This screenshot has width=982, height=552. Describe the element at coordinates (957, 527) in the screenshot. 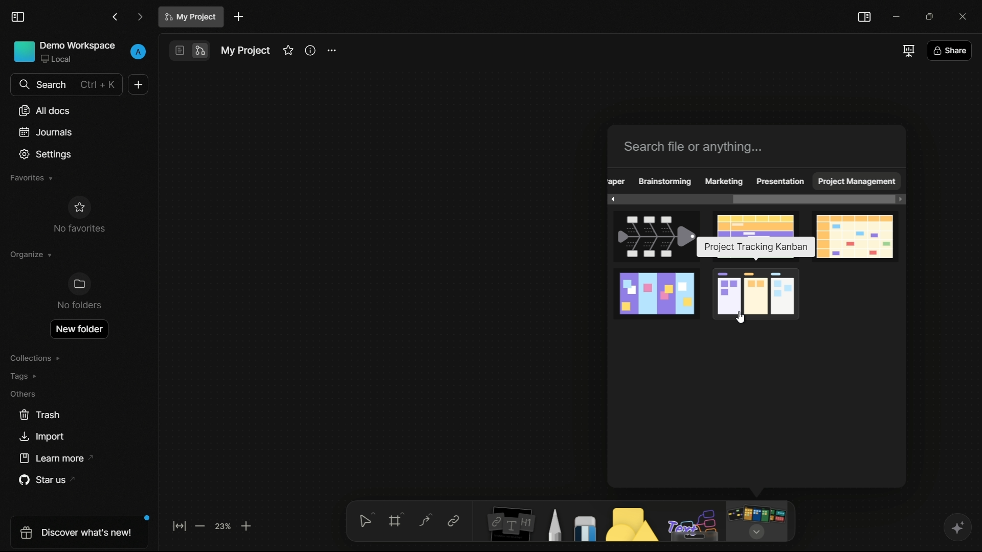

I see `ai assistant` at that location.